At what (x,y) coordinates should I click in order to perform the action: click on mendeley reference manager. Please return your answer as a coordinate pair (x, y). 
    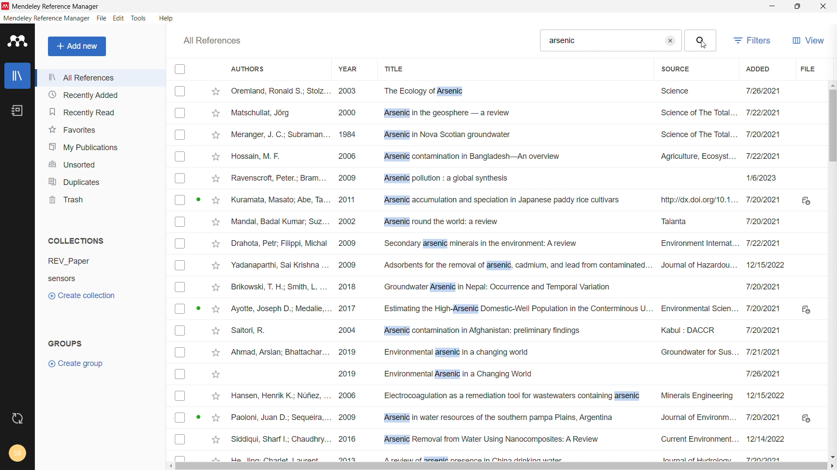
    Looking at the image, I should click on (47, 18).